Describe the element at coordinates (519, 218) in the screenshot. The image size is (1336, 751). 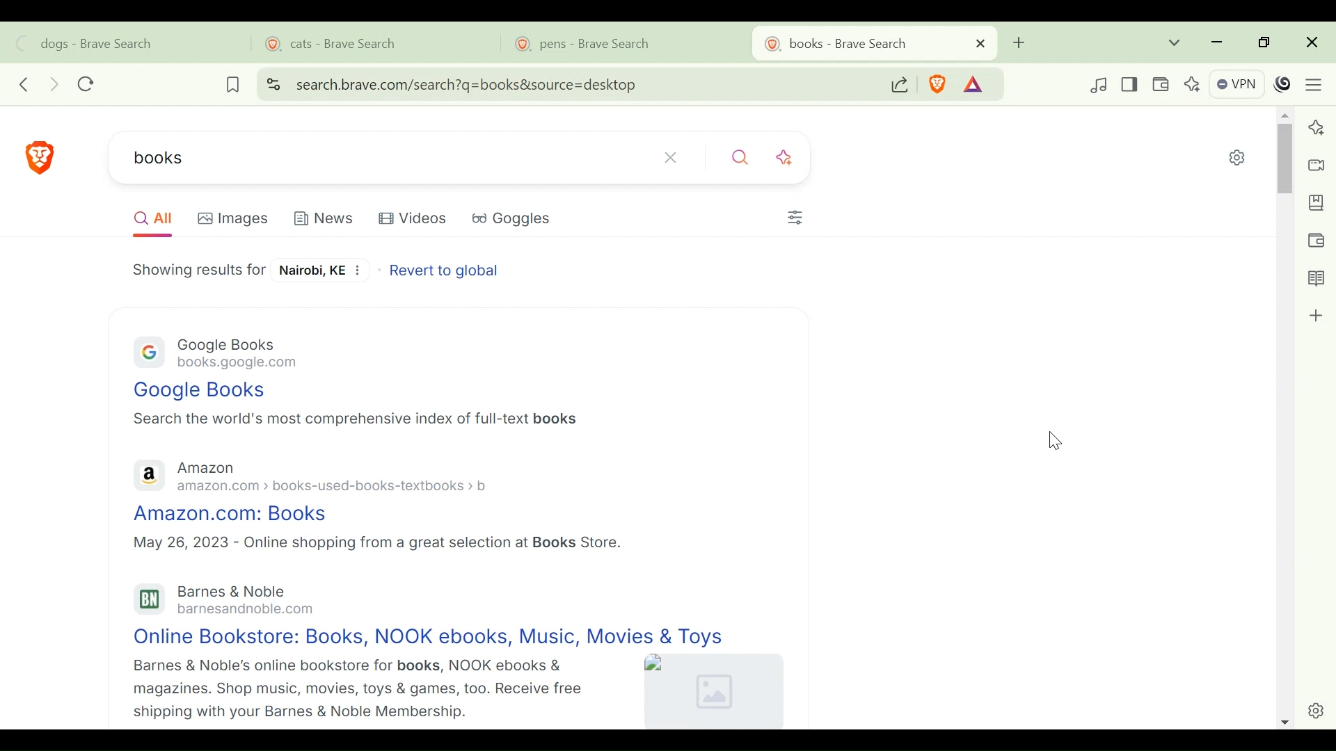
I see `Goggles` at that location.